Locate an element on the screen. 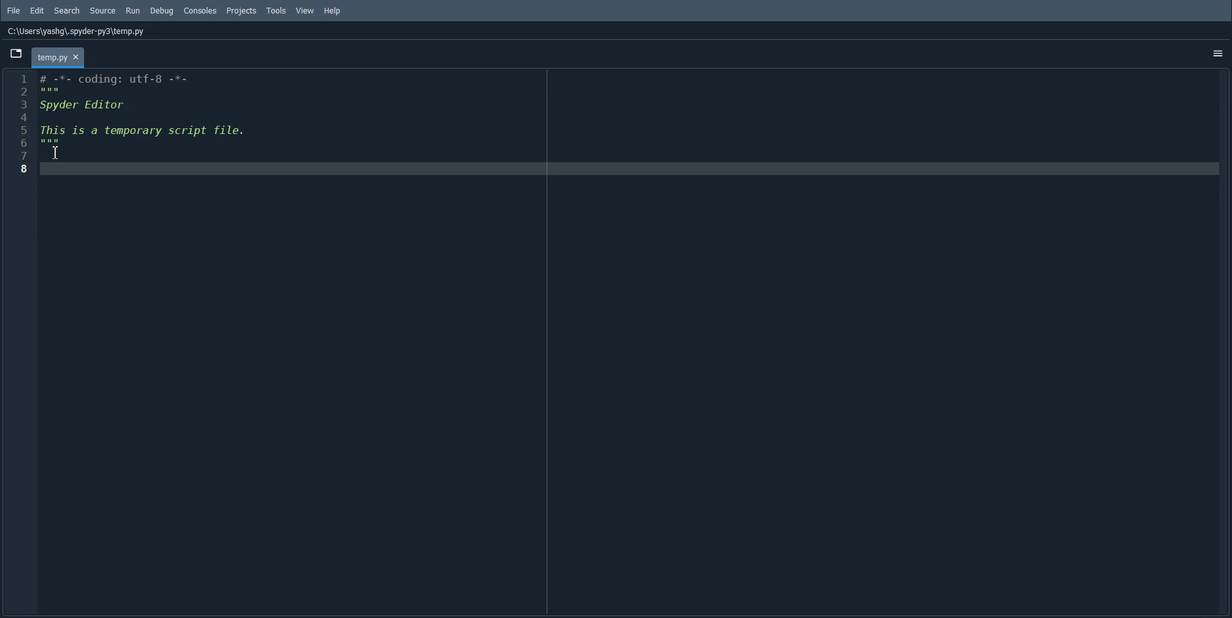  1 # -*- coding: utf-8 -*-
Bl
3 Spyder Editor
%
5 This is a temporary script file.
oT
7
8 is located at coordinates (139, 126).